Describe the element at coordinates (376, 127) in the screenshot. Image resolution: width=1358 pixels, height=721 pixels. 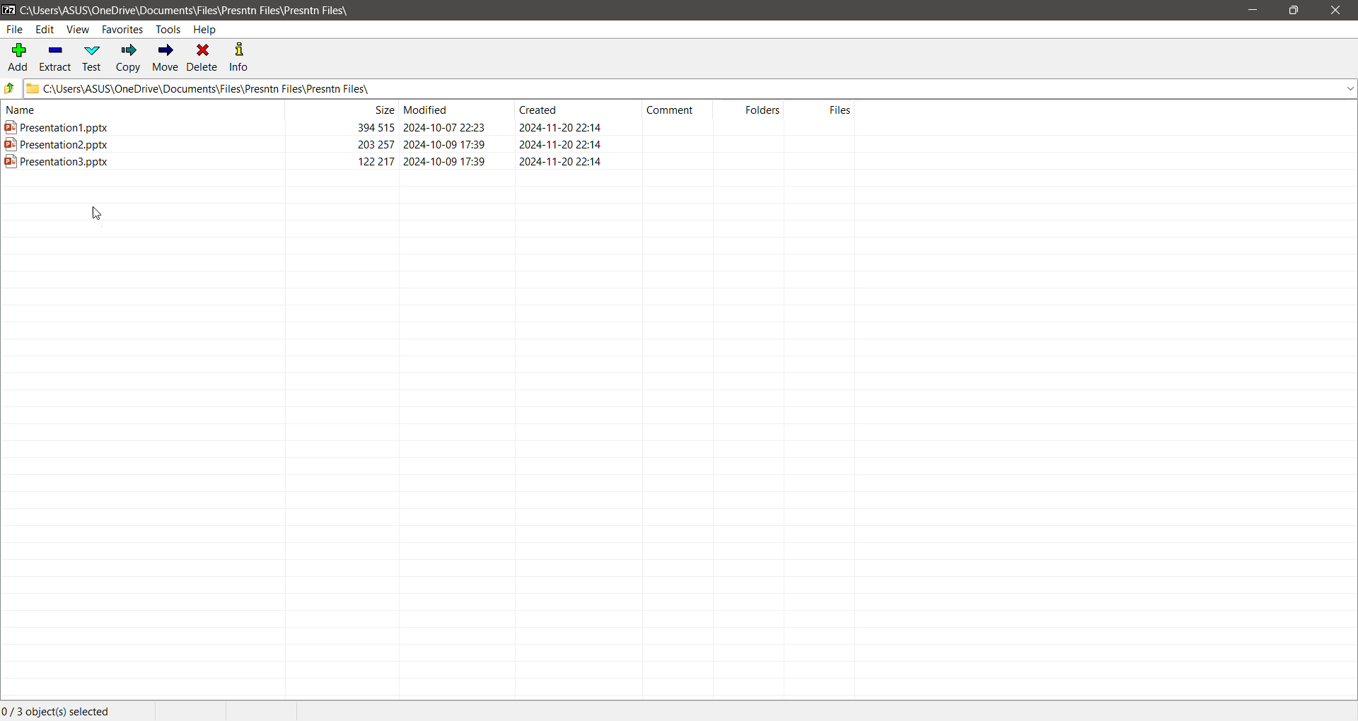
I see `size` at that location.